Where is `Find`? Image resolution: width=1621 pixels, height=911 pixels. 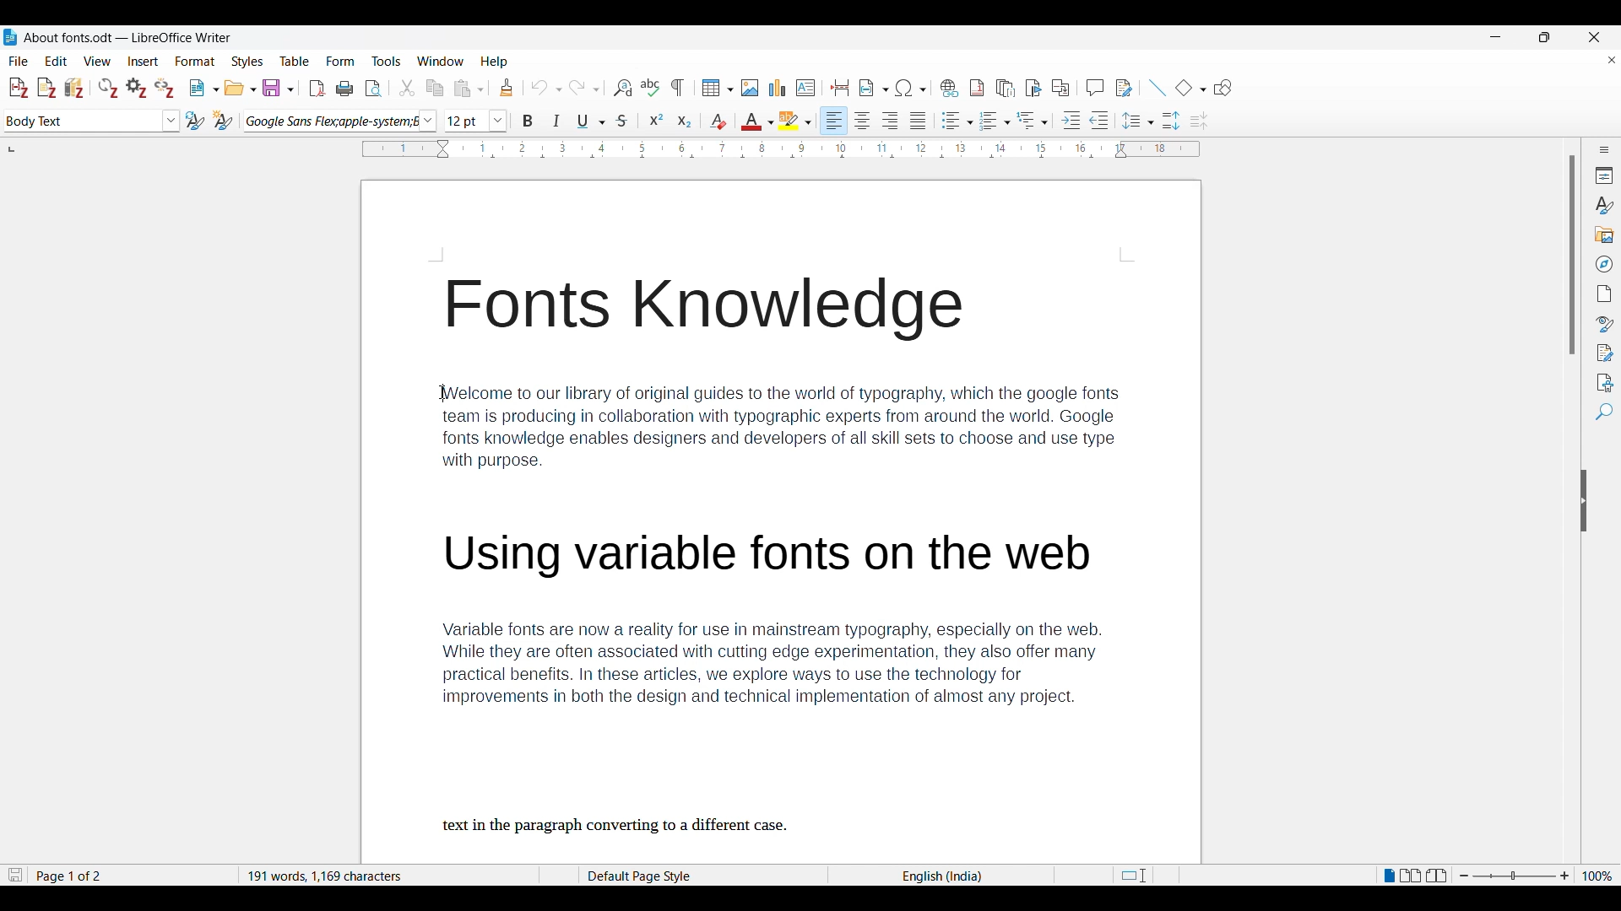
Find is located at coordinates (1605, 412).